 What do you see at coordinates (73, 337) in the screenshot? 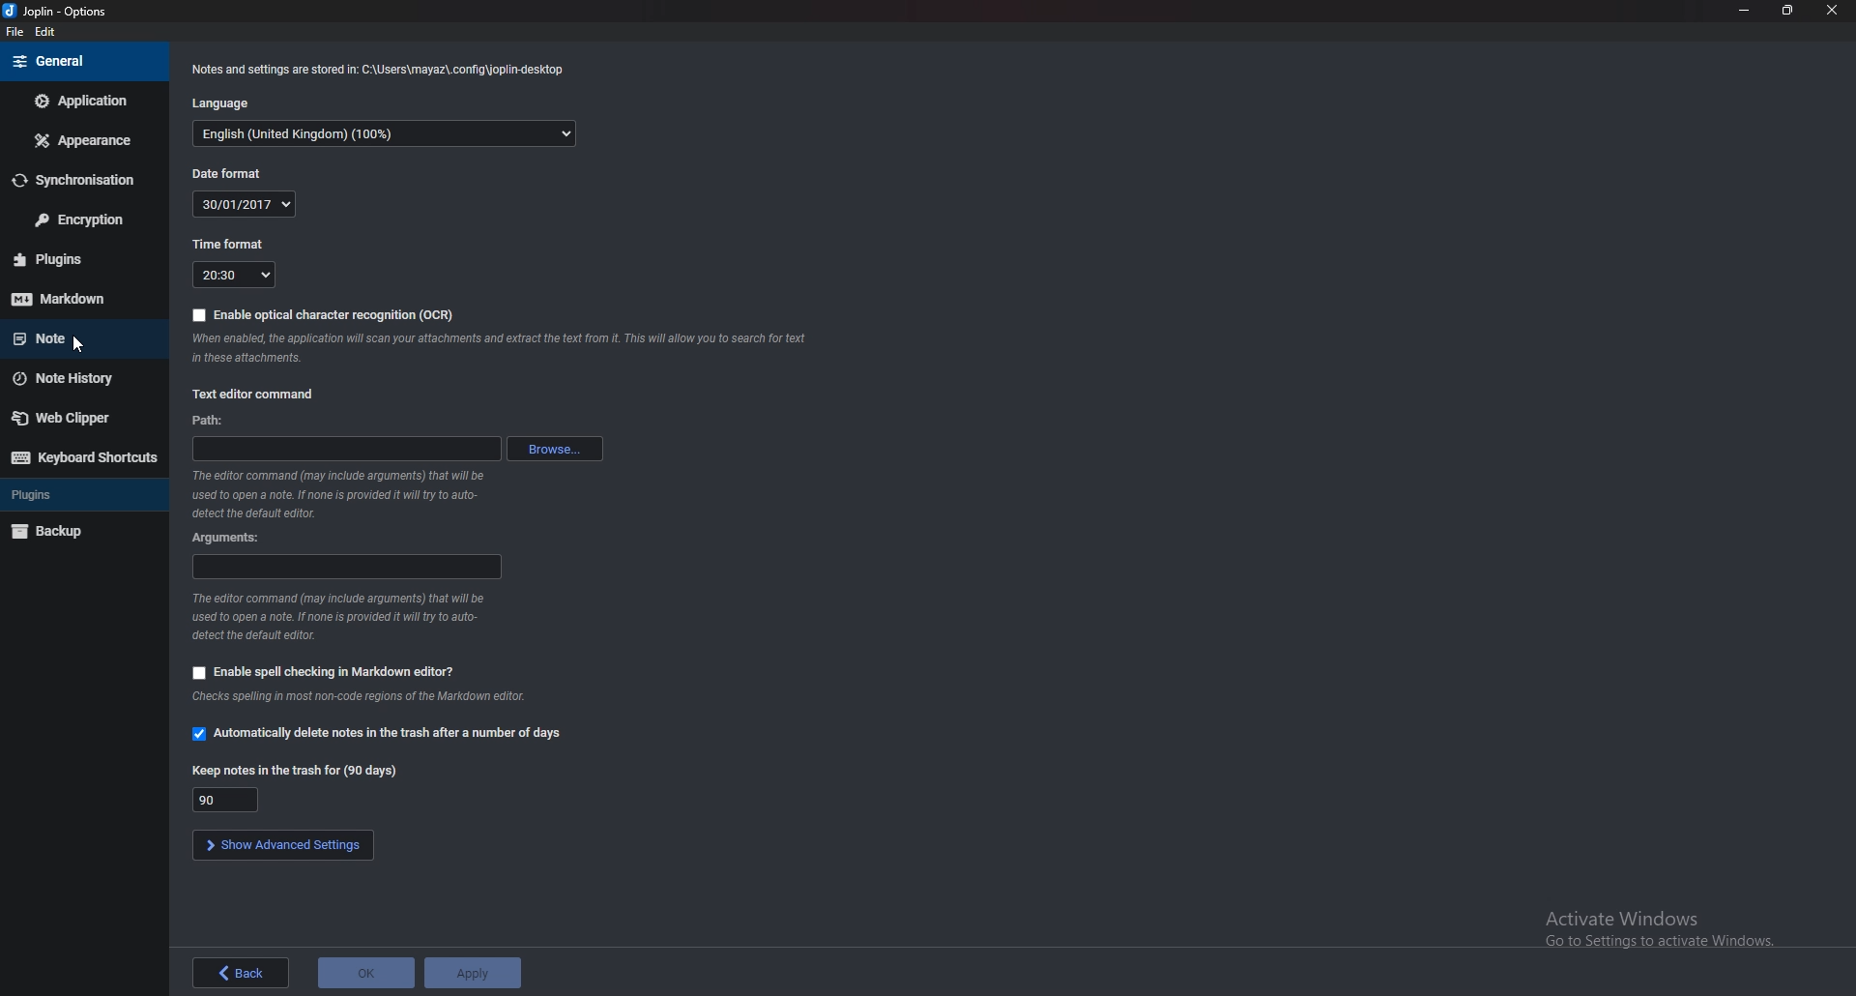
I see `note` at bounding box center [73, 337].